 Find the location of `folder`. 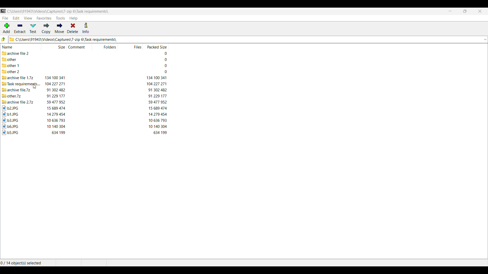

folder is located at coordinates (17, 65).